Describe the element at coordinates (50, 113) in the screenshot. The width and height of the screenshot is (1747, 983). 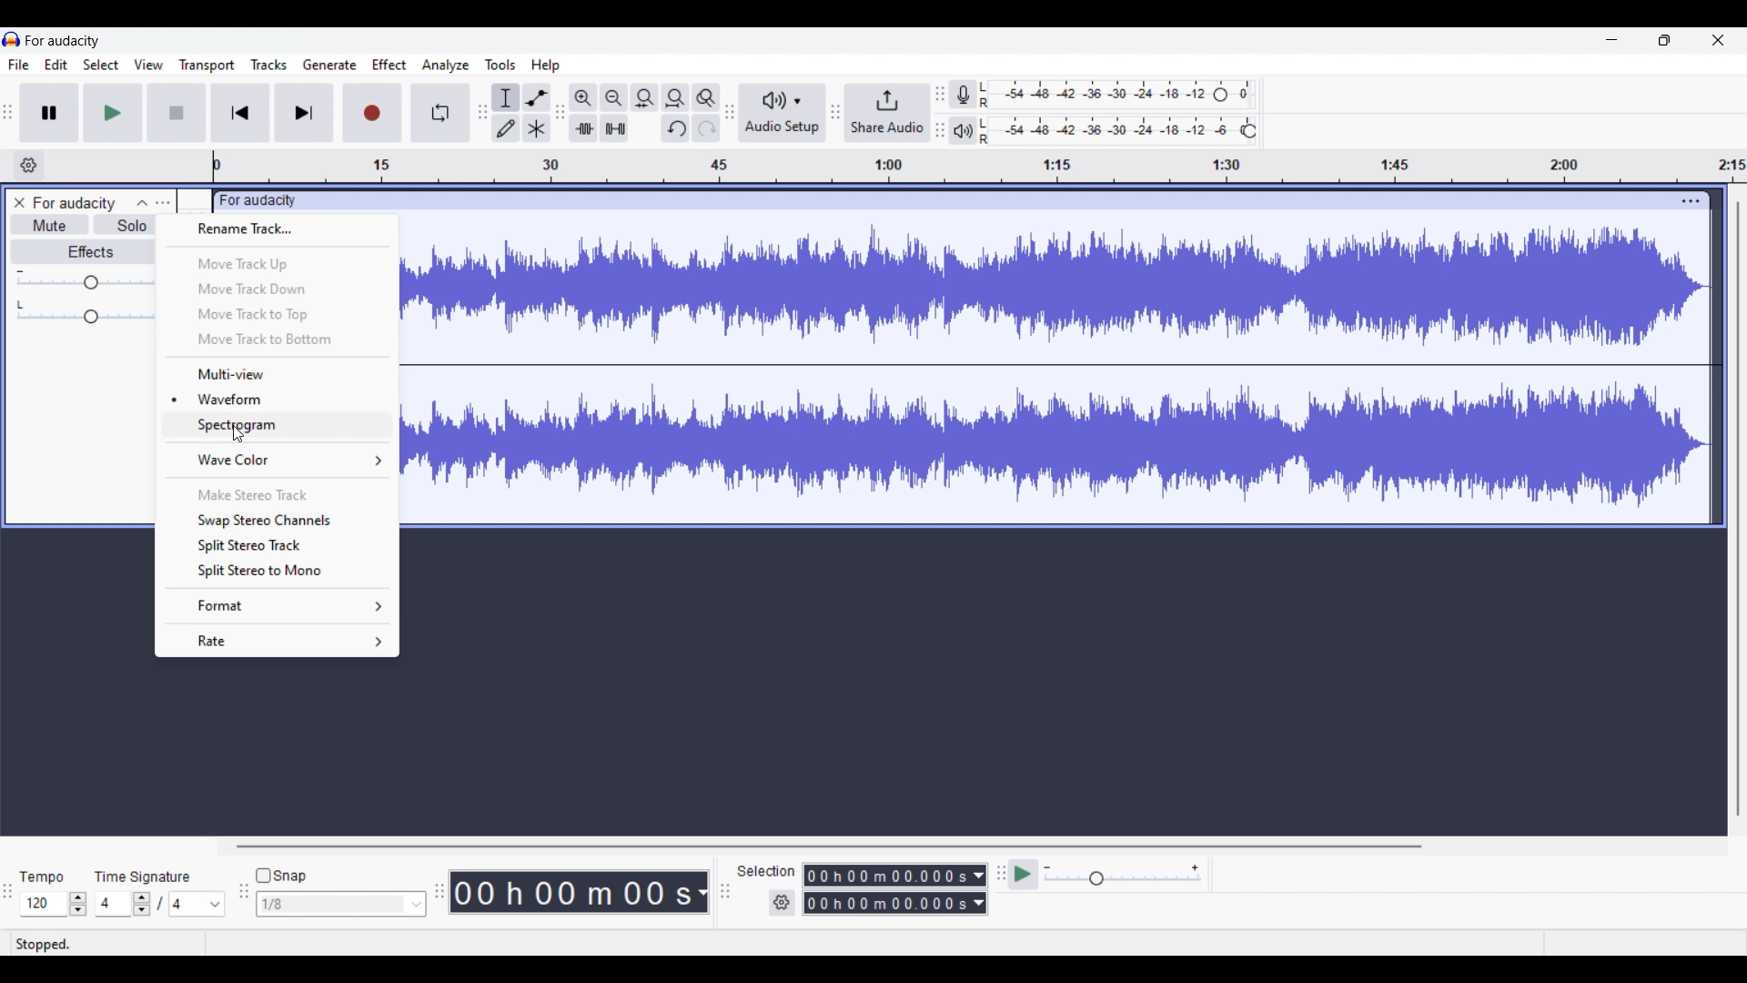
I see `Pause` at that location.